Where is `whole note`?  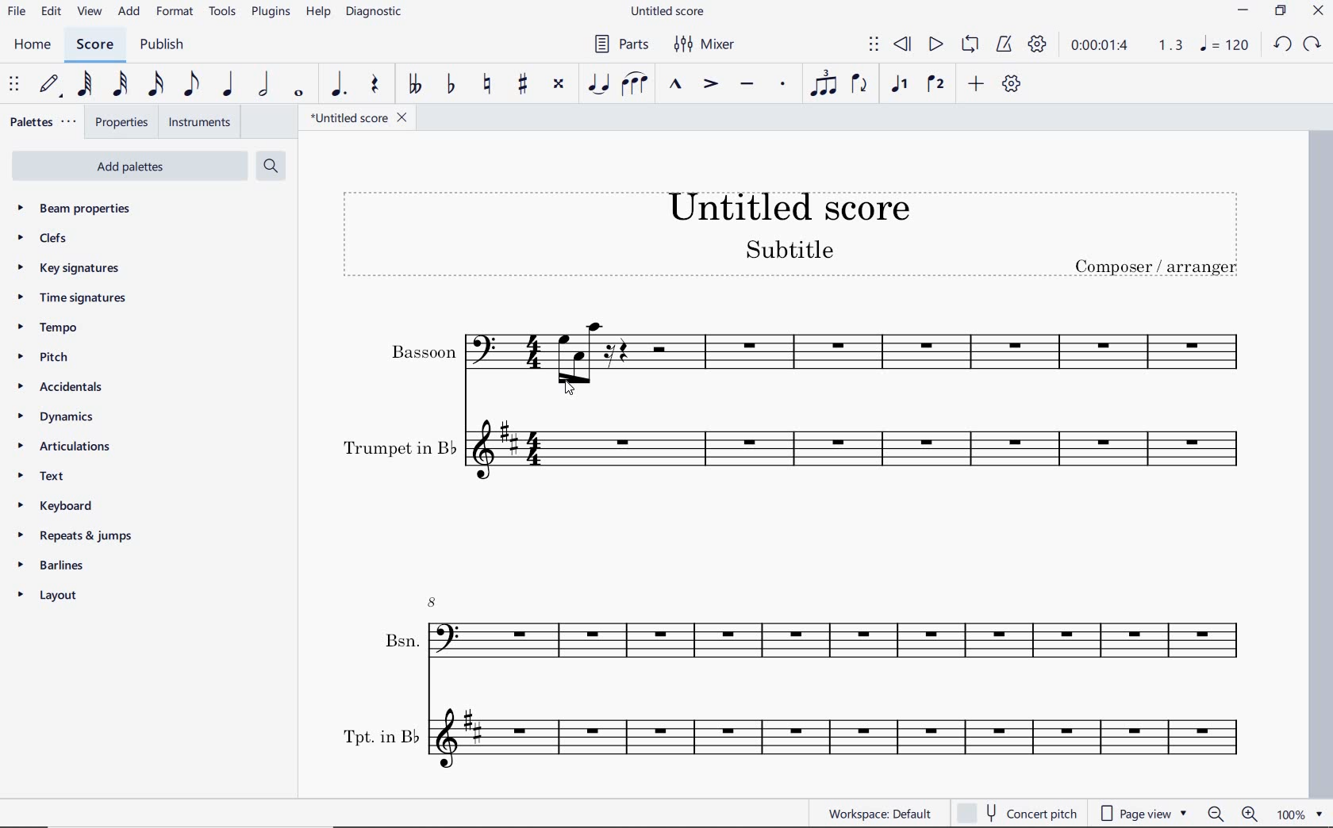 whole note is located at coordinates (297, 94).